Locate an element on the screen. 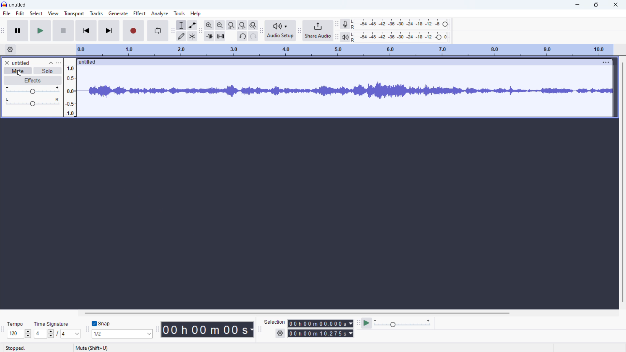 Image resolution: width=626 pixels, height=352 pixels. transport toolbar is located at coordinates (3, 32).